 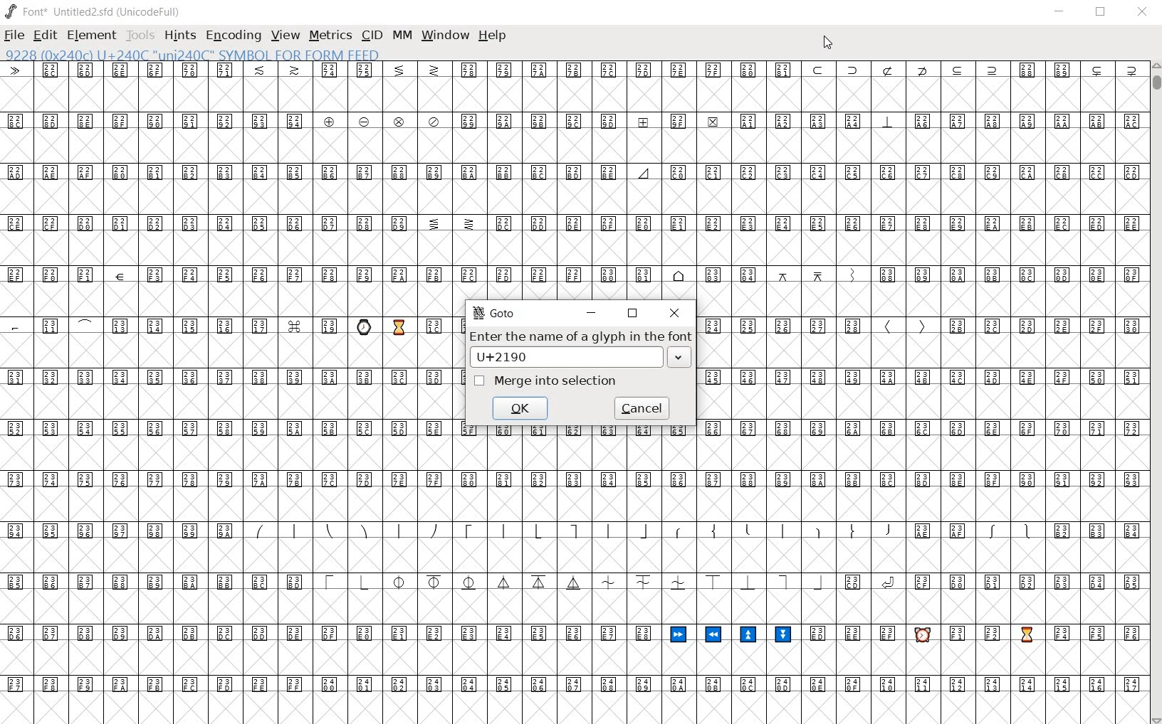 I want to click on glyphs characters, so click(x=921, y=343).